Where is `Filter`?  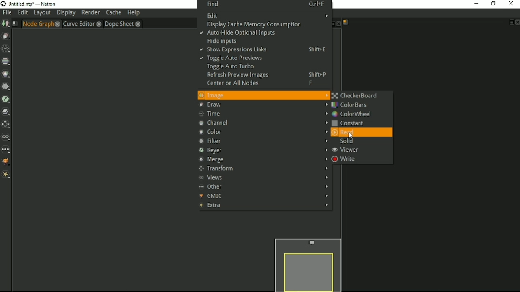
Filter is located at coordinates (6, 87).